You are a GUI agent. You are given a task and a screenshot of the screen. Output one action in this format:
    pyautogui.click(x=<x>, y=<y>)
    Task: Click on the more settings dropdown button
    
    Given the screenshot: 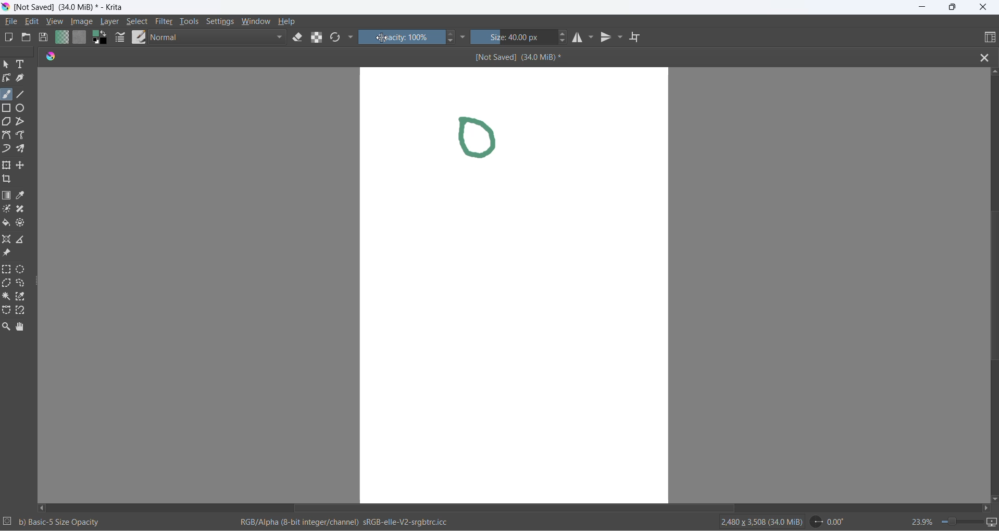 What is the action you would take?
    pyautogui.click(x=463, y=36)
    